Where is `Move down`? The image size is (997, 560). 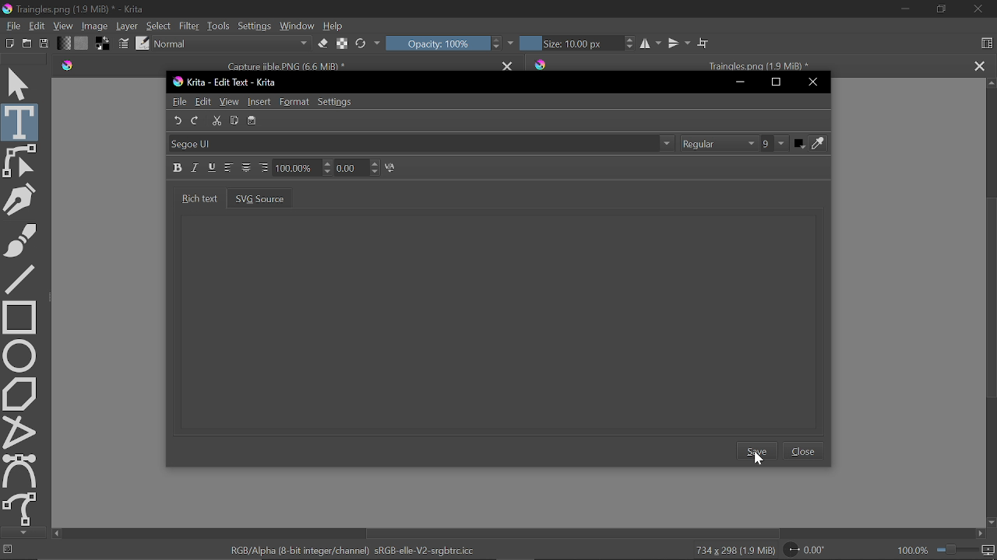
Move down is located at coordinates (991, 522).